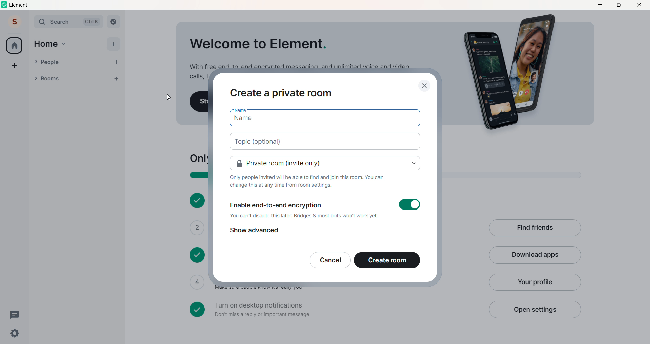 This screenshot has height=344, width=650. What do you see at coordinates (299, 51) in the screenshot?
I see `Welcome to Element.
With free end-to-end encrypted messaging, and unlimited voice and video
calls, Element is a great way to stay in touch.` at bounding box center [299, 51].